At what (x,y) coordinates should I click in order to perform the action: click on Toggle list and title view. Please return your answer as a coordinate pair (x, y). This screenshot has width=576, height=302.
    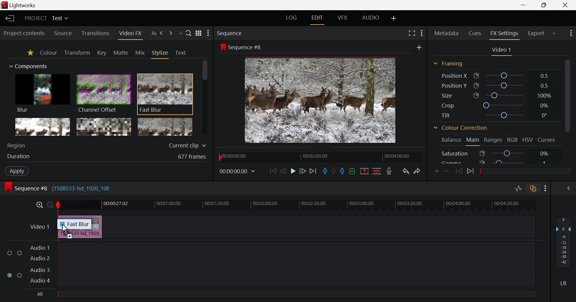
    Looking at the image, I should click on (198, 33).